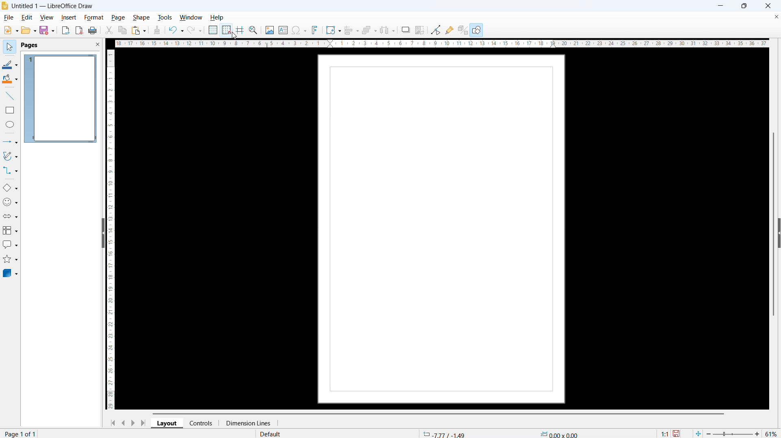 Image resolution: width=781 pixels, height=438 pixels. What do you see at coordinates (10, 188) in the screenshot?
I see `basic shapes` at bounding box center [10, 188].